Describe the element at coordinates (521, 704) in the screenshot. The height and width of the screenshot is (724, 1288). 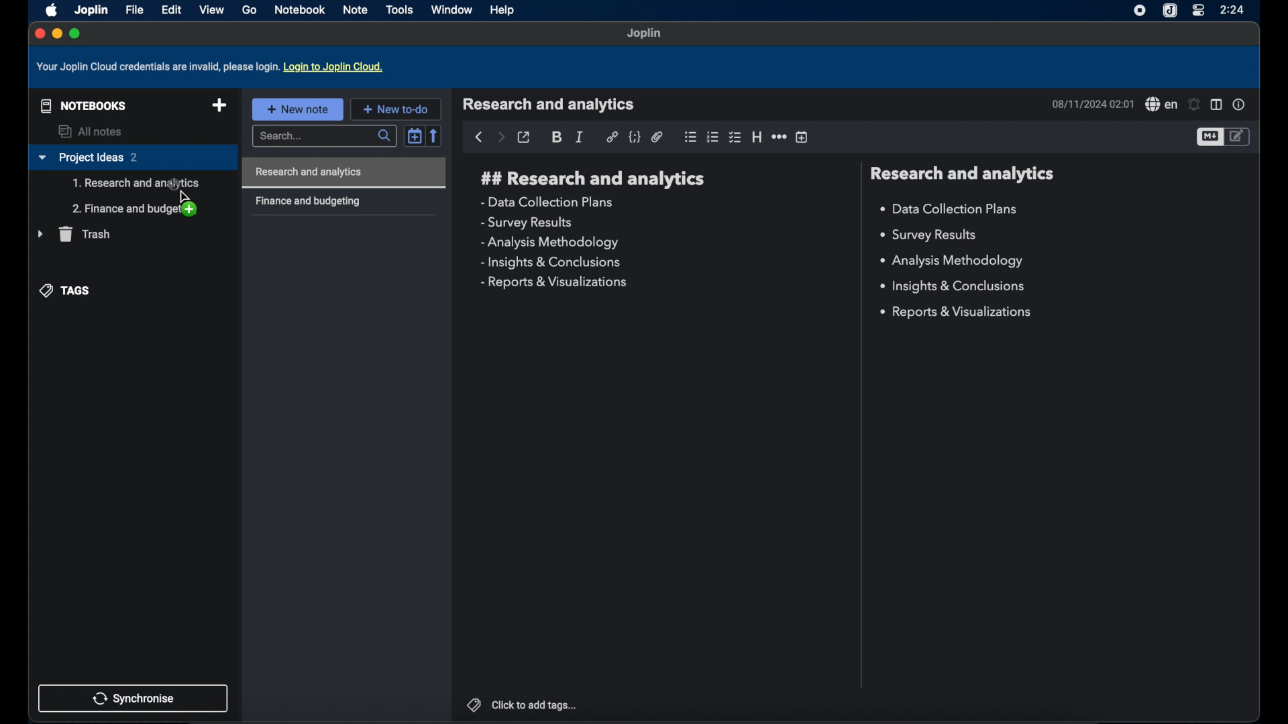
I see `click to add tags` at that location.